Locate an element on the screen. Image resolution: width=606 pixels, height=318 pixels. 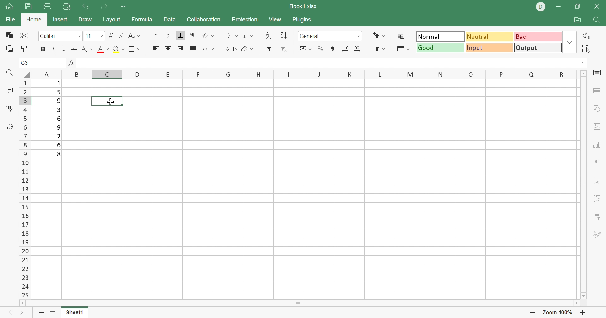
Protection is located at coordinates (244, 19).